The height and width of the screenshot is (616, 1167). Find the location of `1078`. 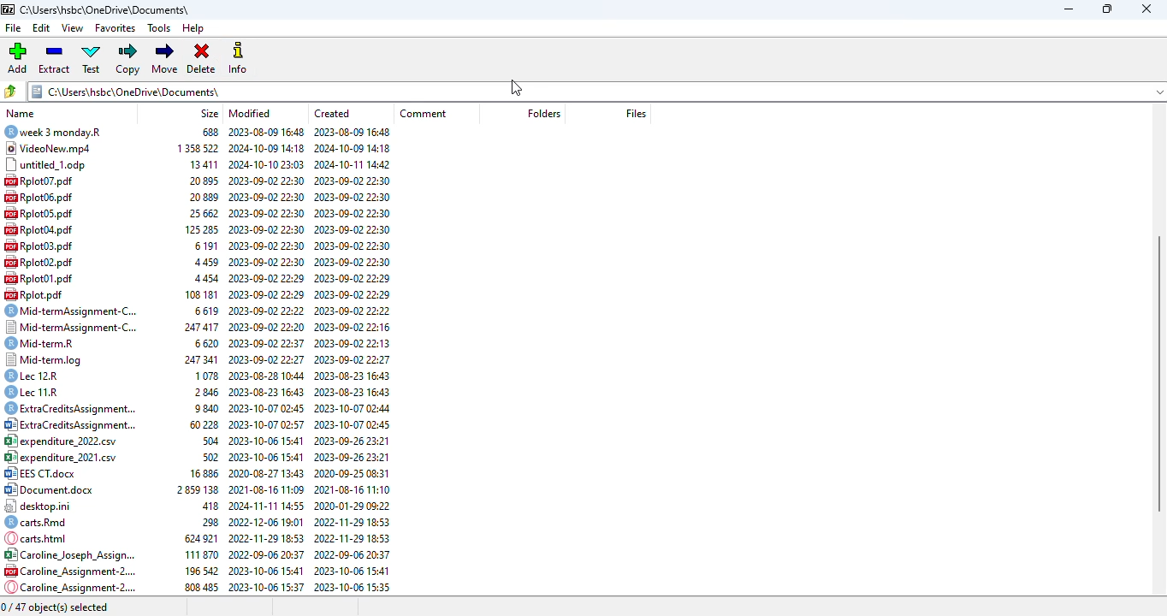

1078 is located at coordinates (203, 377).